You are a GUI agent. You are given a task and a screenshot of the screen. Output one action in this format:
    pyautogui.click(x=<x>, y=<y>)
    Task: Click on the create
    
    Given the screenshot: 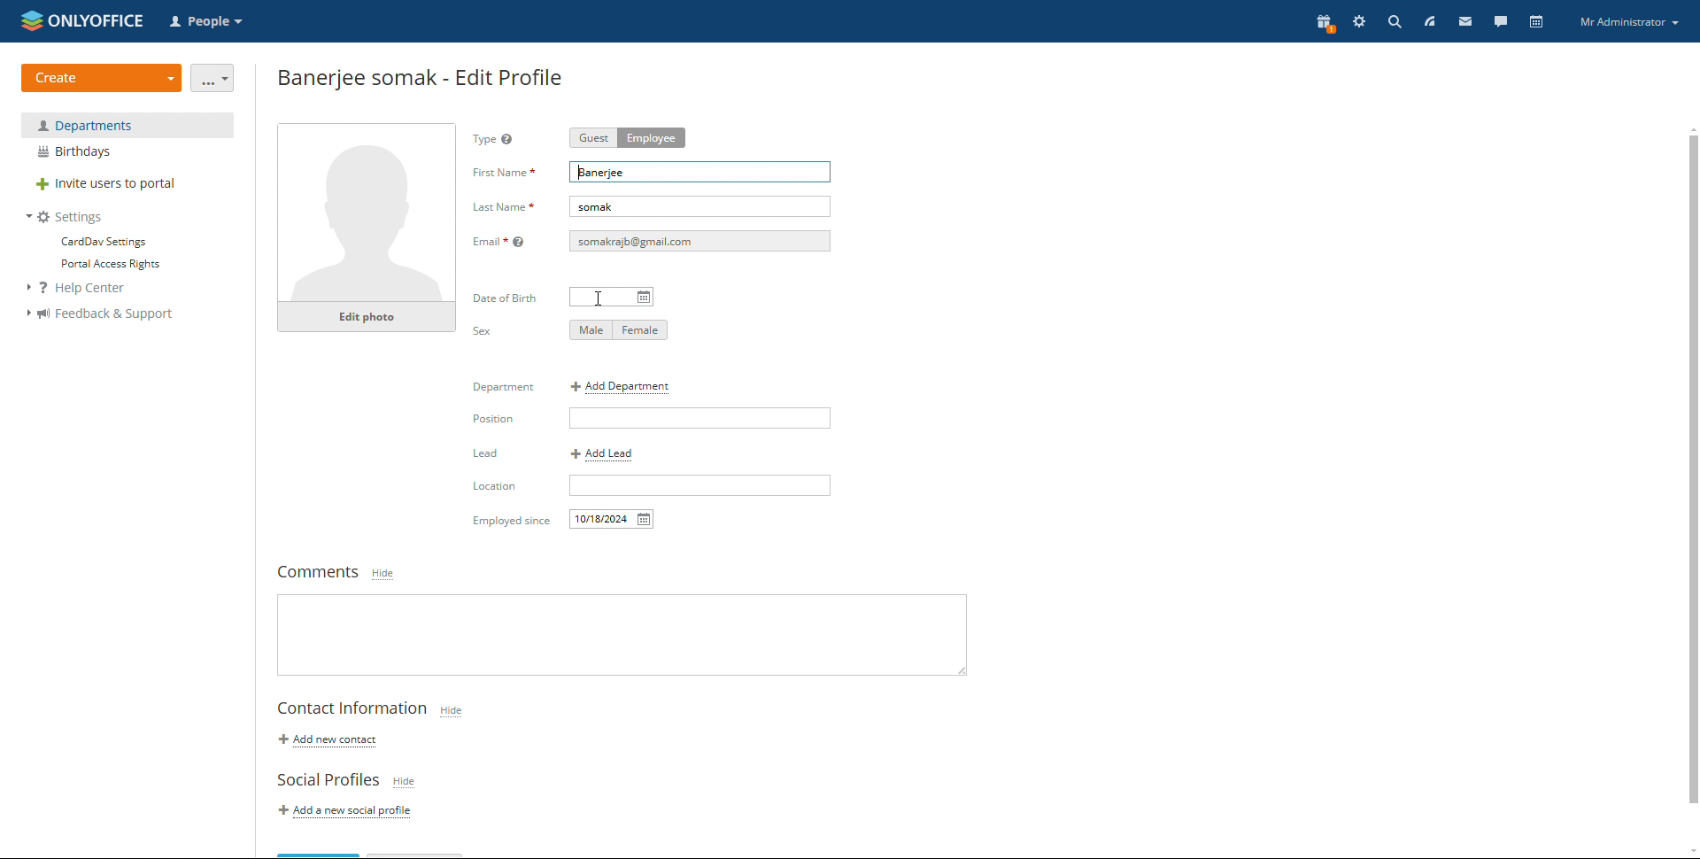 What is the action you would take?
    pyautogui.click(x=102, y=78)
    